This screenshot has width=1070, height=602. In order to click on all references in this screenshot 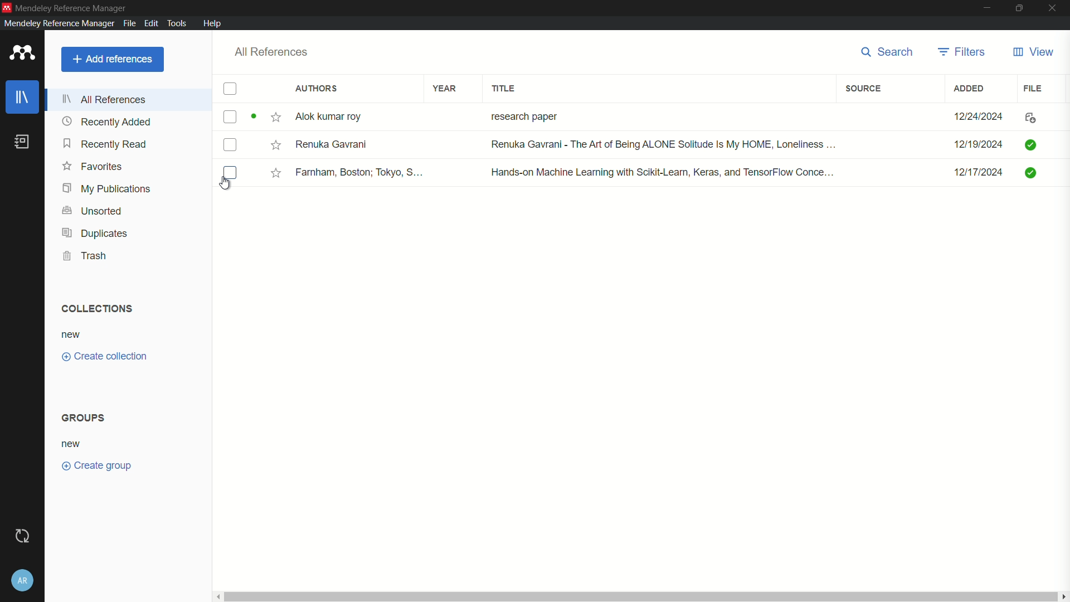, I will do `click(272, 51)`.